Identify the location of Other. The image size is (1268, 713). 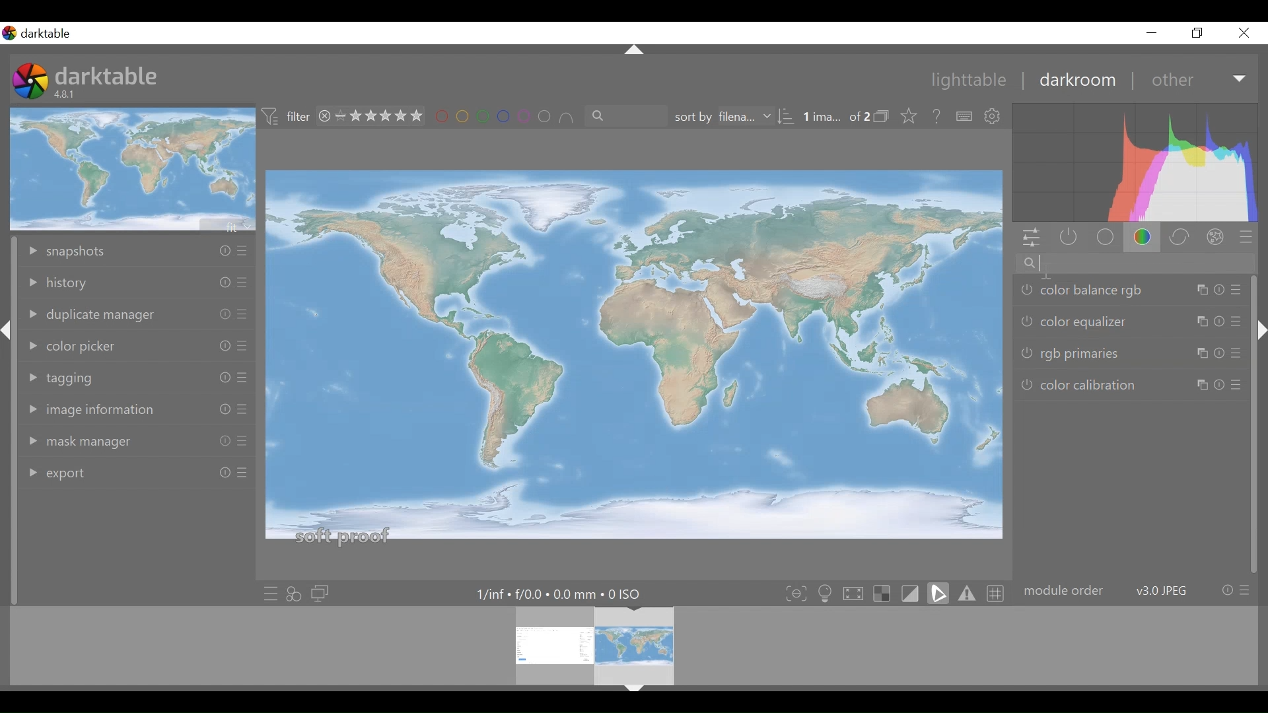
(1199, 79).